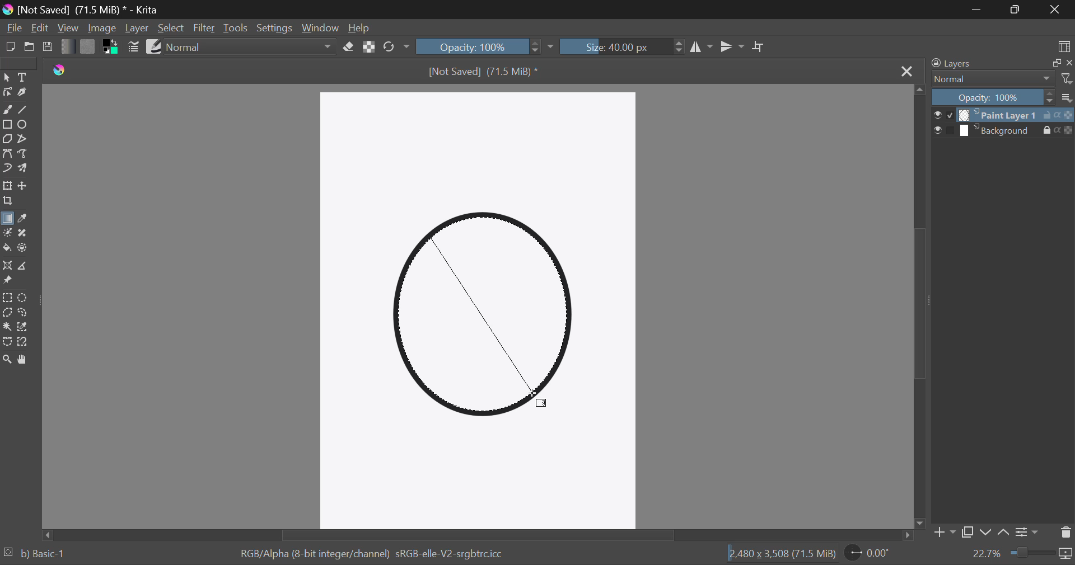 The height and width of the screenshot is (565, 1075). Describe the element at coordinates (1067, 98) in the screenshot. I see `more` at that location.